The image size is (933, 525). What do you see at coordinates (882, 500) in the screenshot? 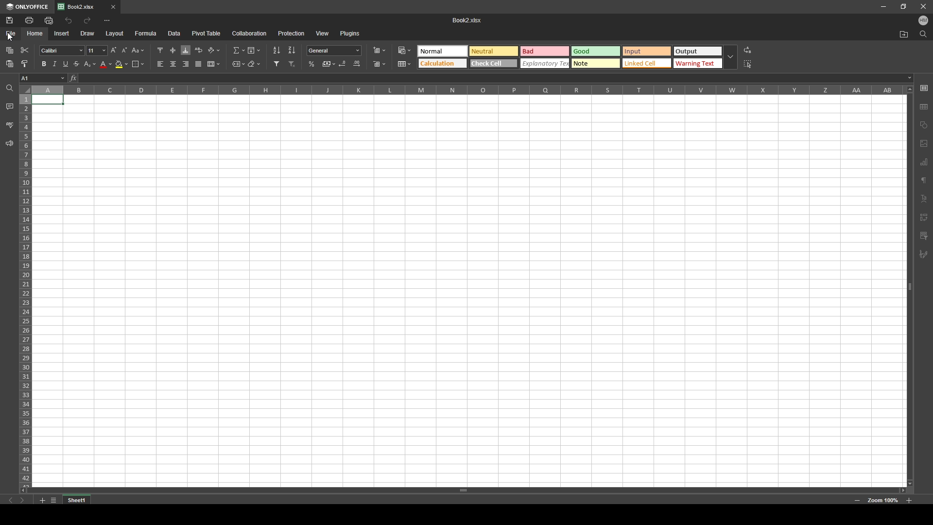
I see `zoom` at bounding box center [882, 500].